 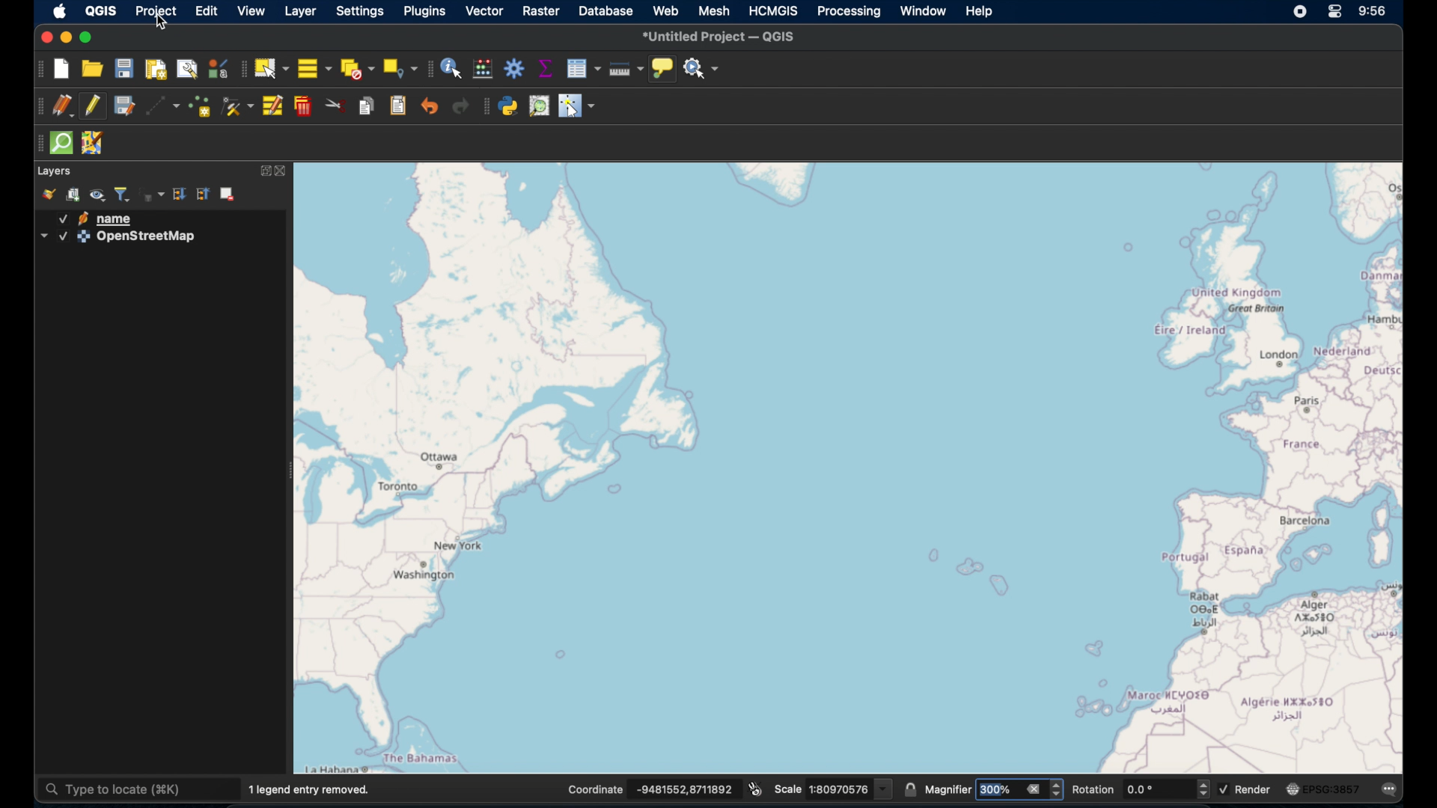 I want to click on no action selected, so click(x=702, y=70).